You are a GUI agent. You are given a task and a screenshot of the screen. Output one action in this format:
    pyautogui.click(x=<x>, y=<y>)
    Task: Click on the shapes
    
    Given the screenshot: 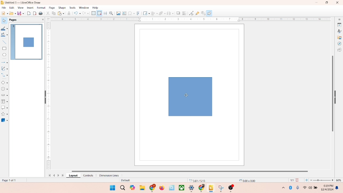 What is the action you would take?
    pyautogui.click(x=339, y=50)
    